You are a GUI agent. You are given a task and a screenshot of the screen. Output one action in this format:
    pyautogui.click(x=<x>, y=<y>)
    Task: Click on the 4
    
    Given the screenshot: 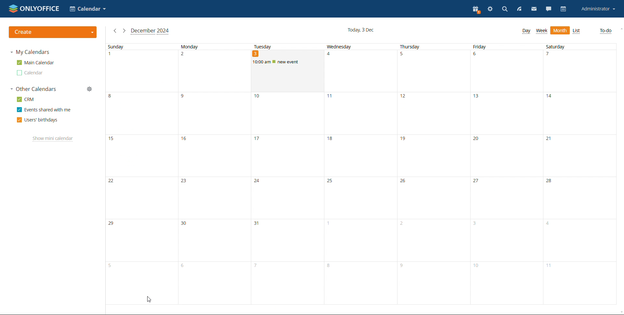 What is the action you would take?
    pyautogui.click(x=360, y=71)
    